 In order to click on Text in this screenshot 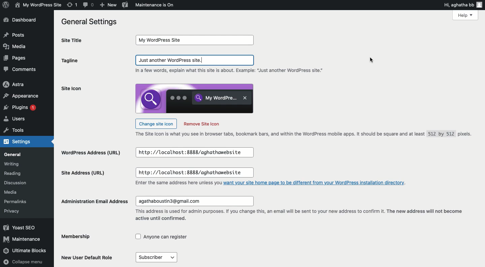, I will do `click(306, 135)`.